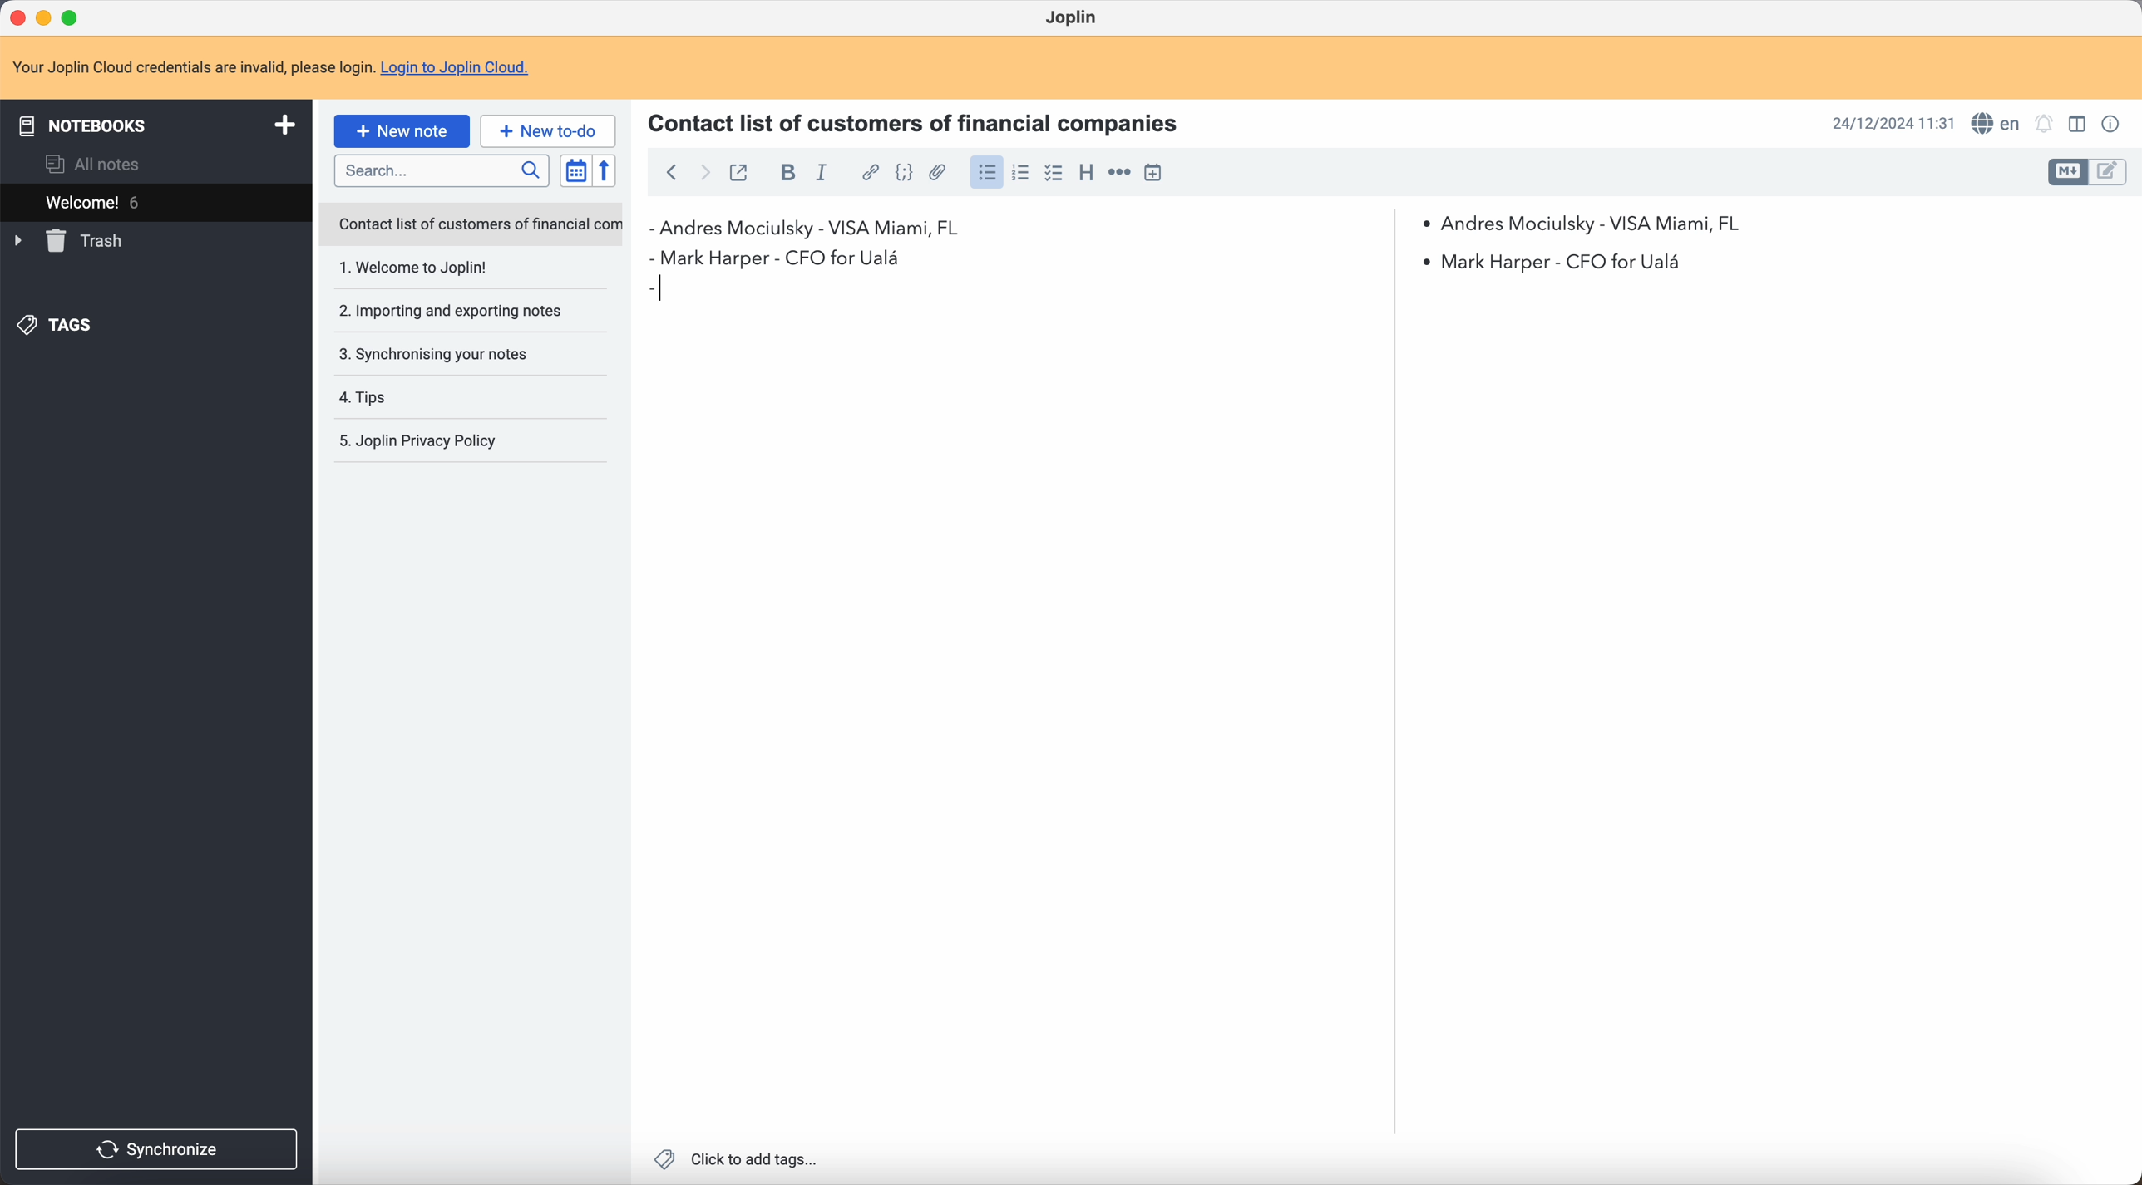 The image size is (2142, 1185). What do you see at coordinates (572, 170) in the screenshot?
I see `toggle sort order field` at bounding box center [572, 170].